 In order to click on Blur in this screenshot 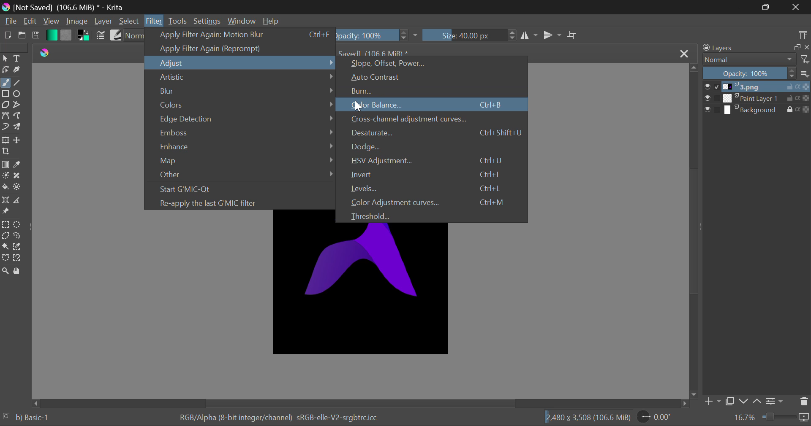, I will do `click(245, 90)`.